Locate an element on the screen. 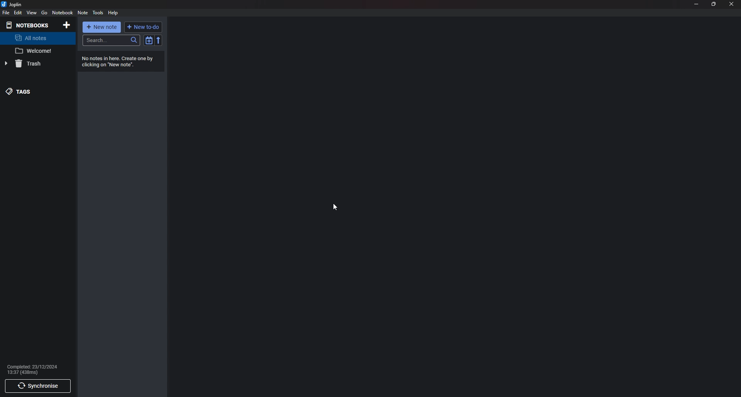  Add notebooks is located at coordinates (66, 25).